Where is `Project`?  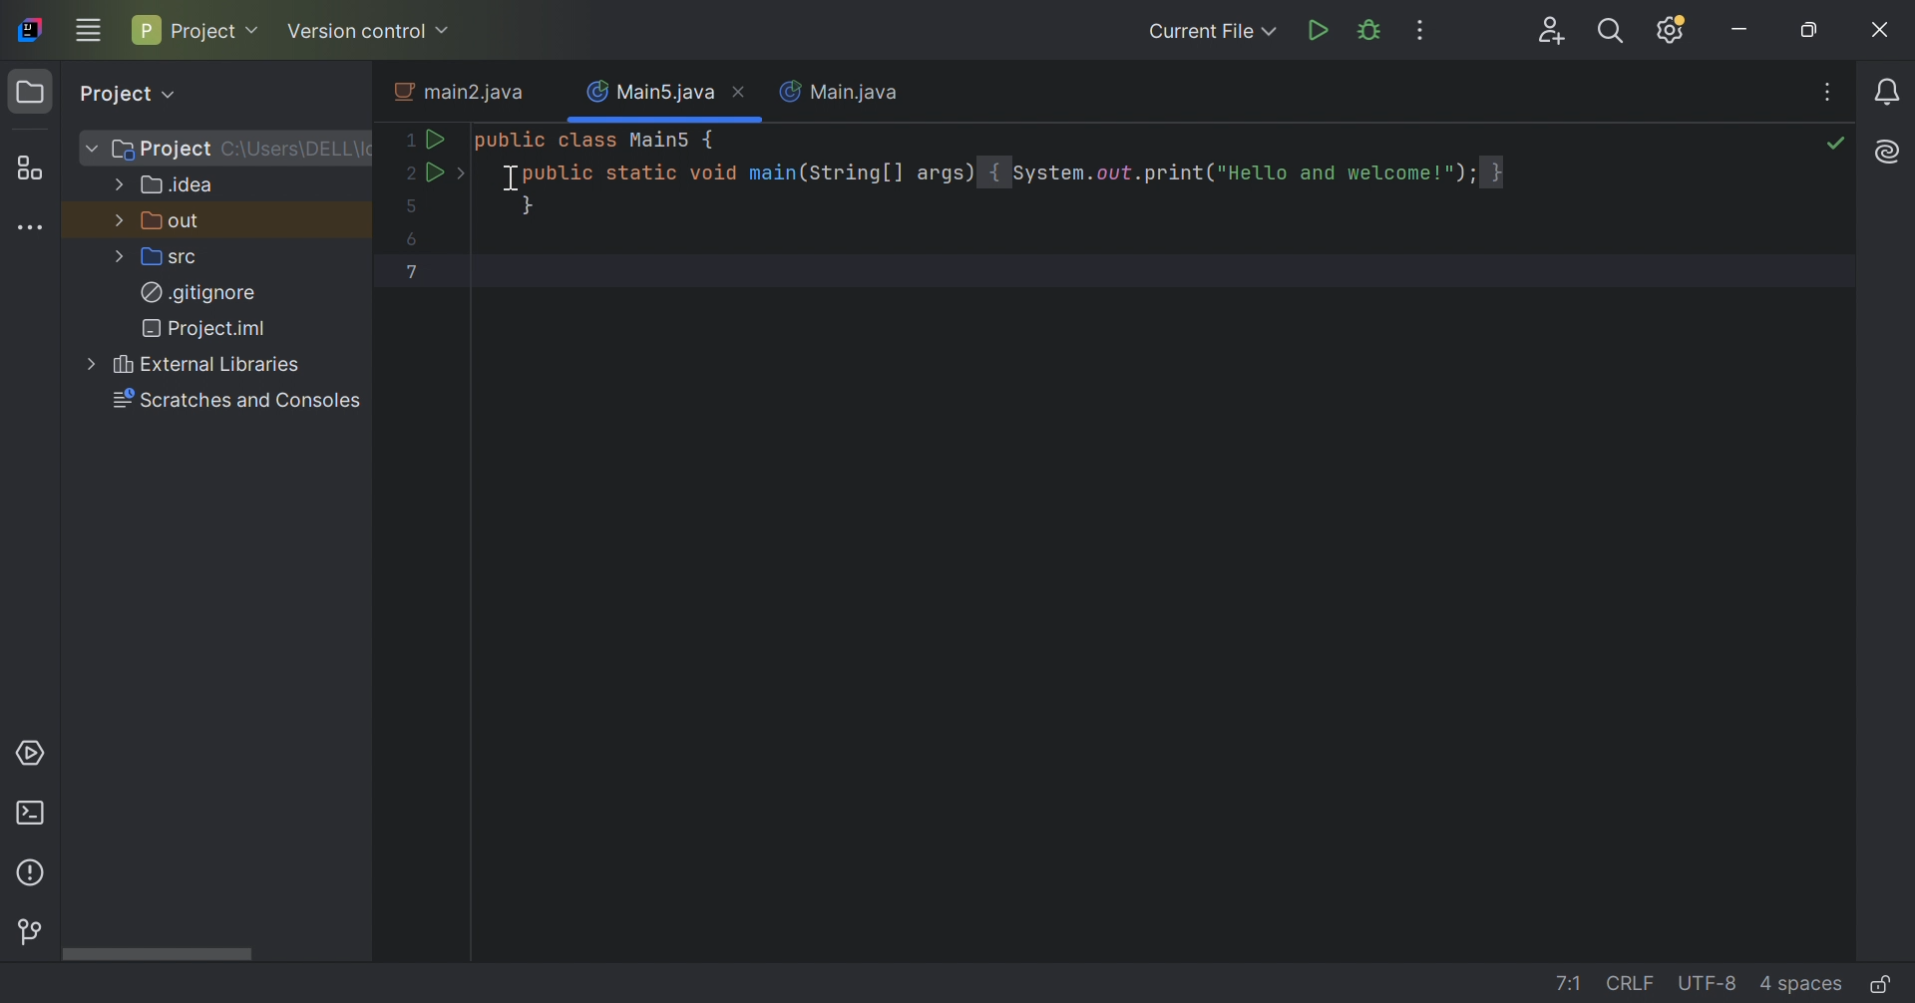 Project is located at coordinates (124, 92).